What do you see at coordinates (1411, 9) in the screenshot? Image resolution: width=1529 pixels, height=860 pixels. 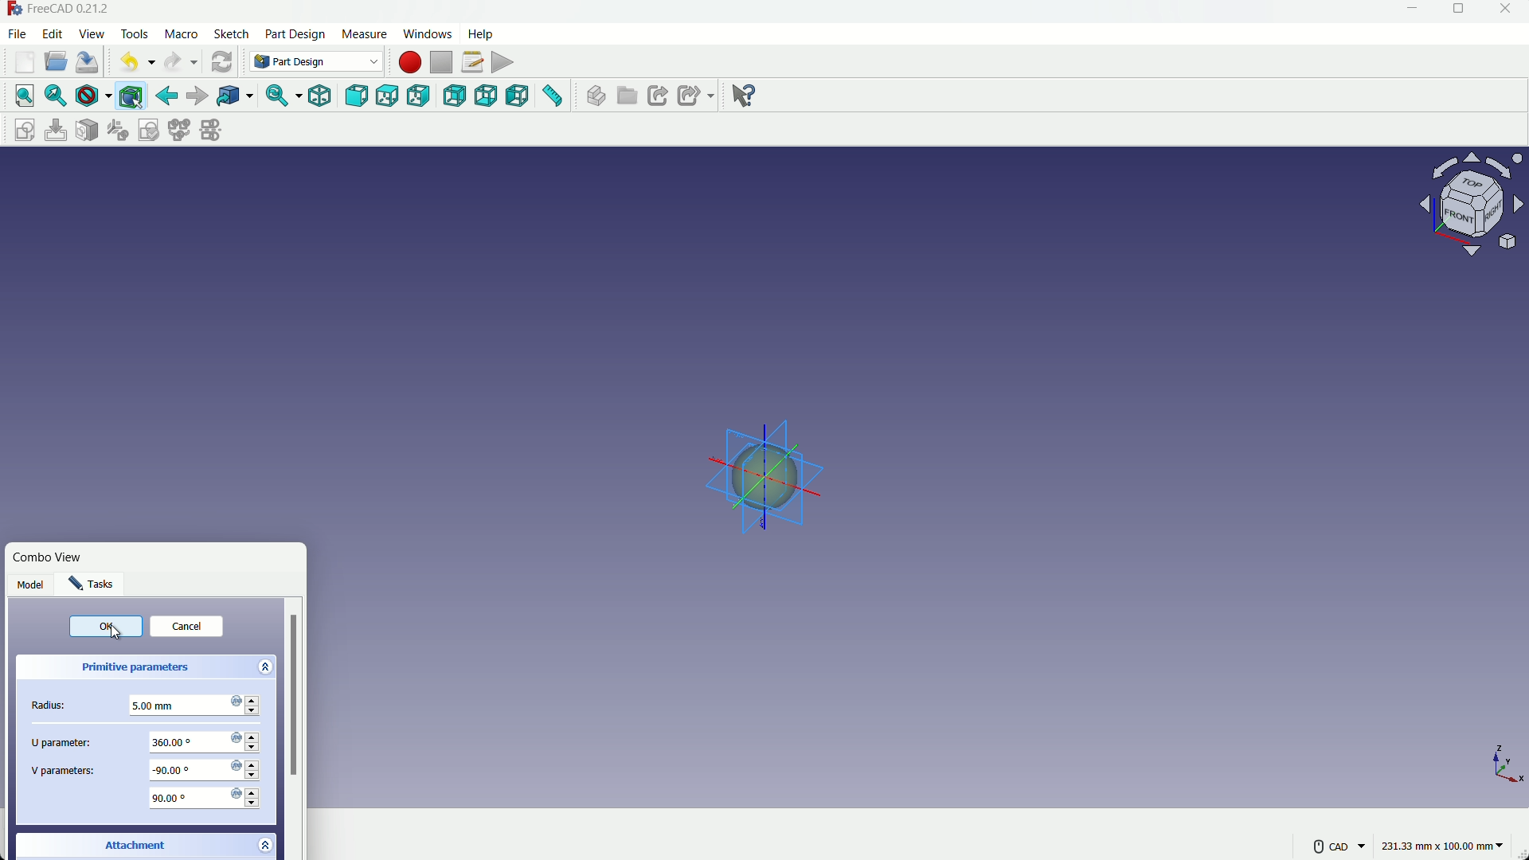 I see `minimize` at bounding box center [1411, 9].